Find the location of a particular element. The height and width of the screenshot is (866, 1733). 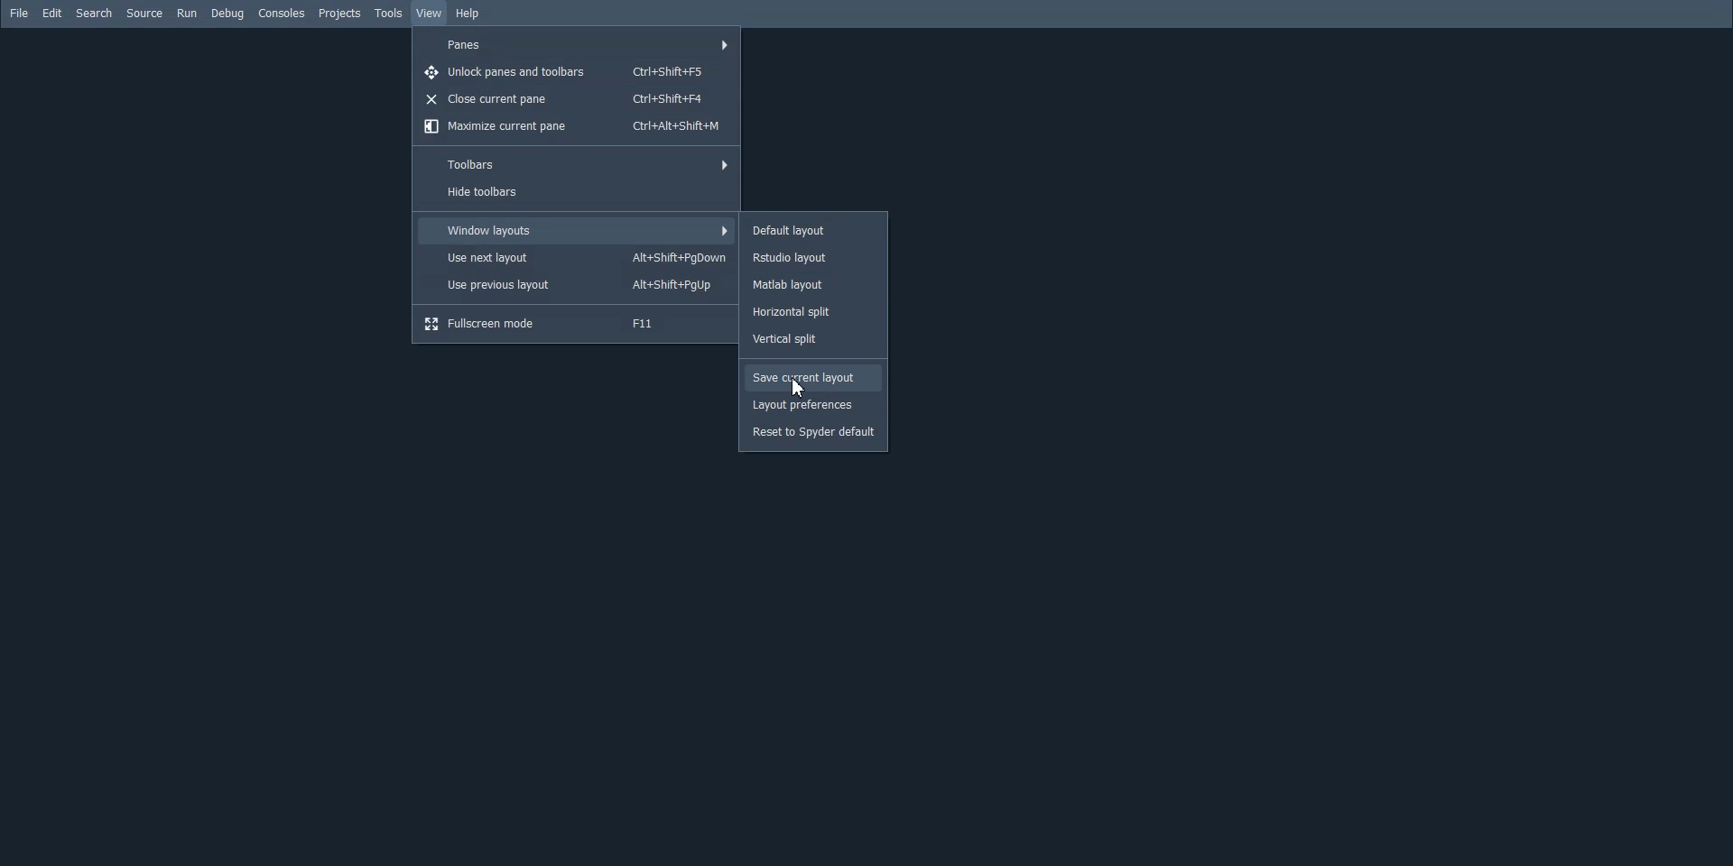

Window layout is located at coordinates (576, 230).